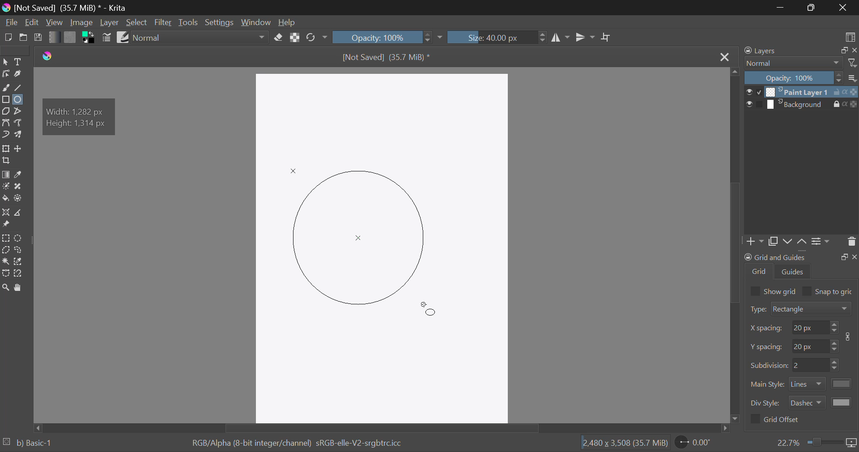  What do you see at coordinates (796, 242) in the screenshot?
I see `Movement of Layers` at bounding box center [796, 242].